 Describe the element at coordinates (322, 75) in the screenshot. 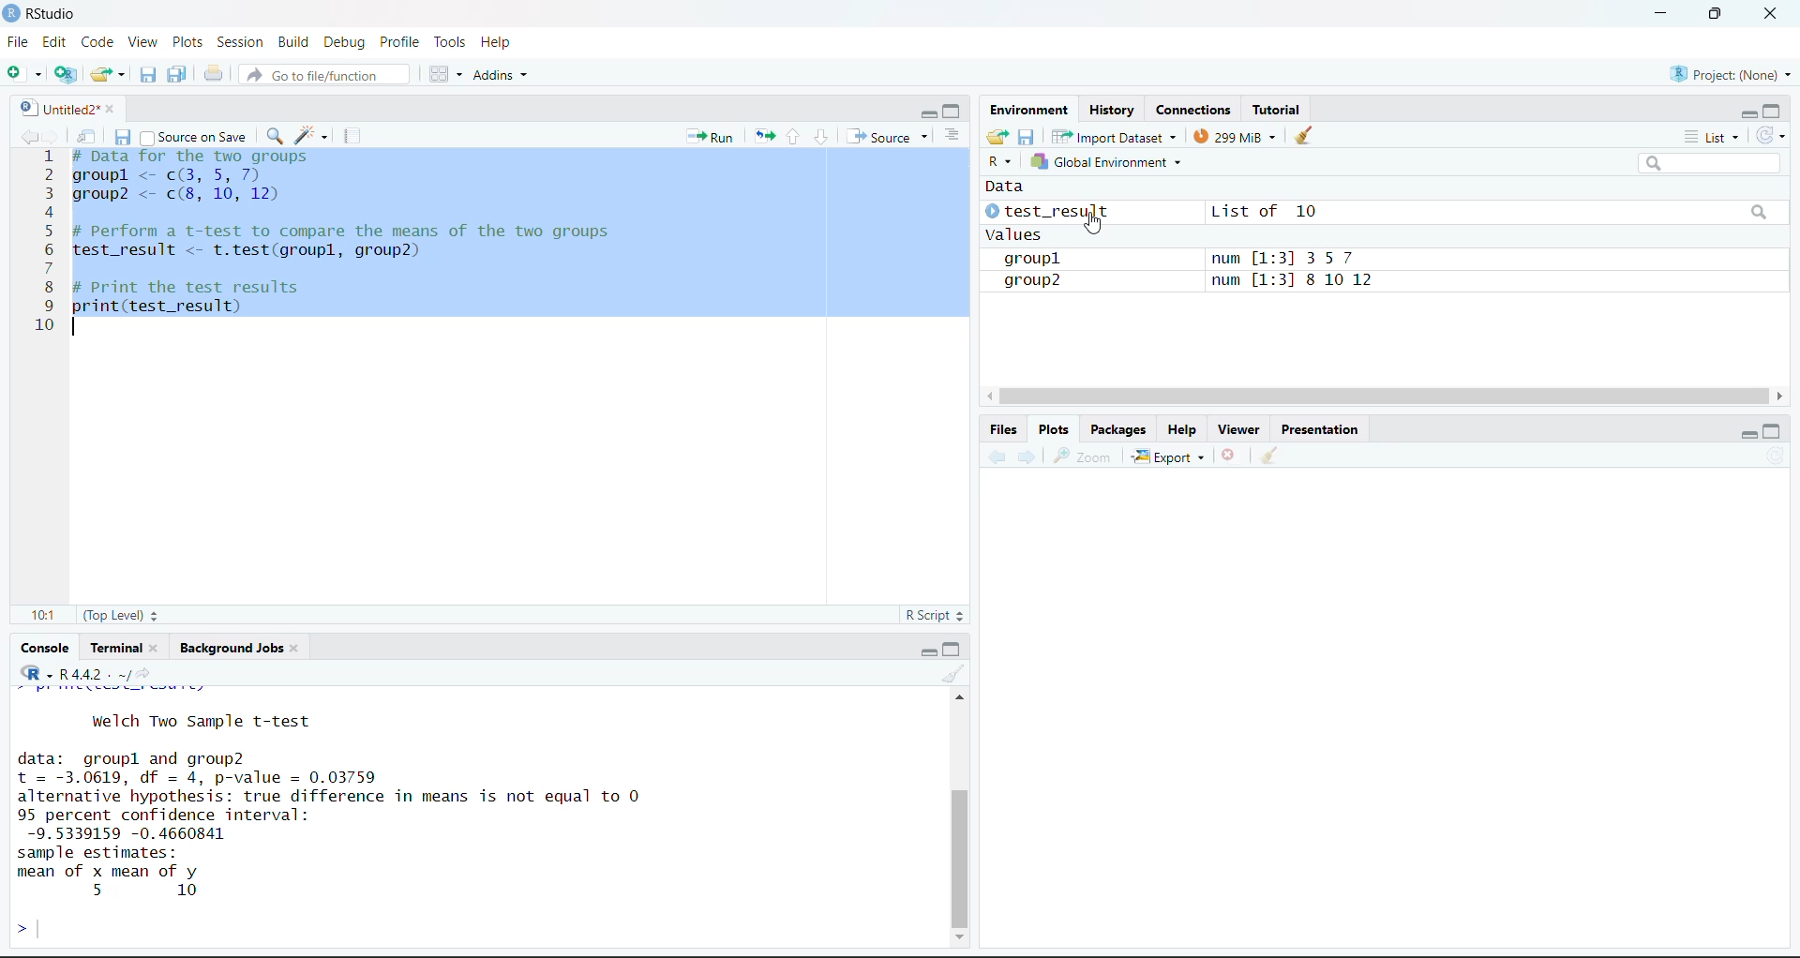

I see `go to file/function` at that location.